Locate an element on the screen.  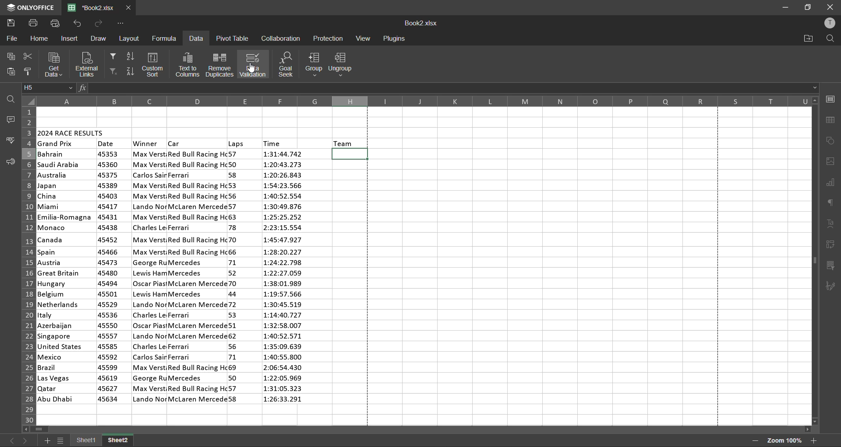
clear filter is located at coordinates (113, 72).